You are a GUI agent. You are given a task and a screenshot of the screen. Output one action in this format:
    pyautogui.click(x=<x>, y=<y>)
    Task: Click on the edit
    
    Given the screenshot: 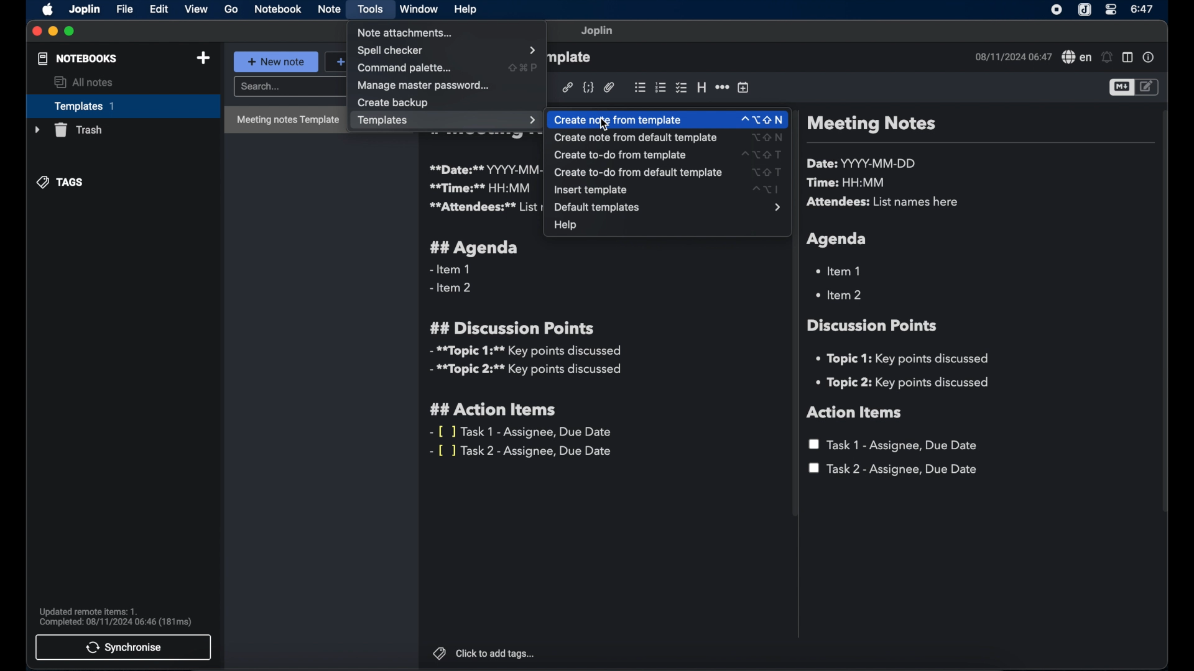 What is the action you would take?
    pyautogui.click(x=159, y=9)
    